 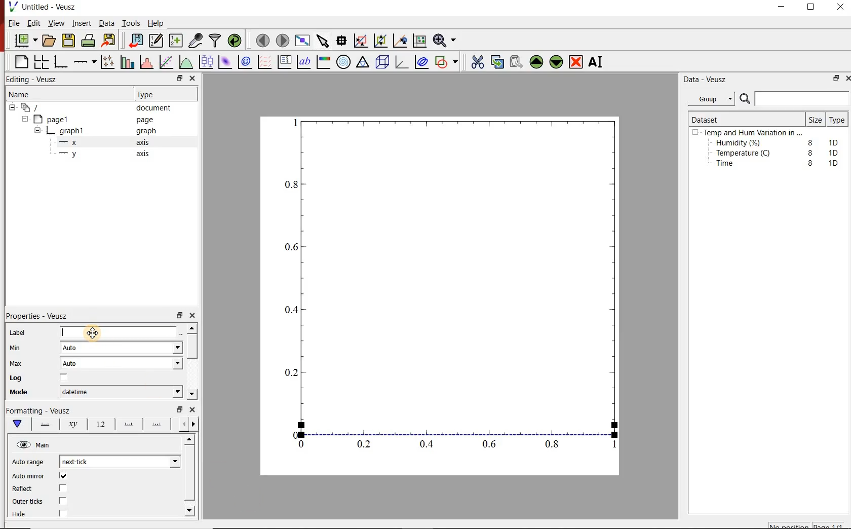 I want to click on datetime, so click(x=78, y=392).